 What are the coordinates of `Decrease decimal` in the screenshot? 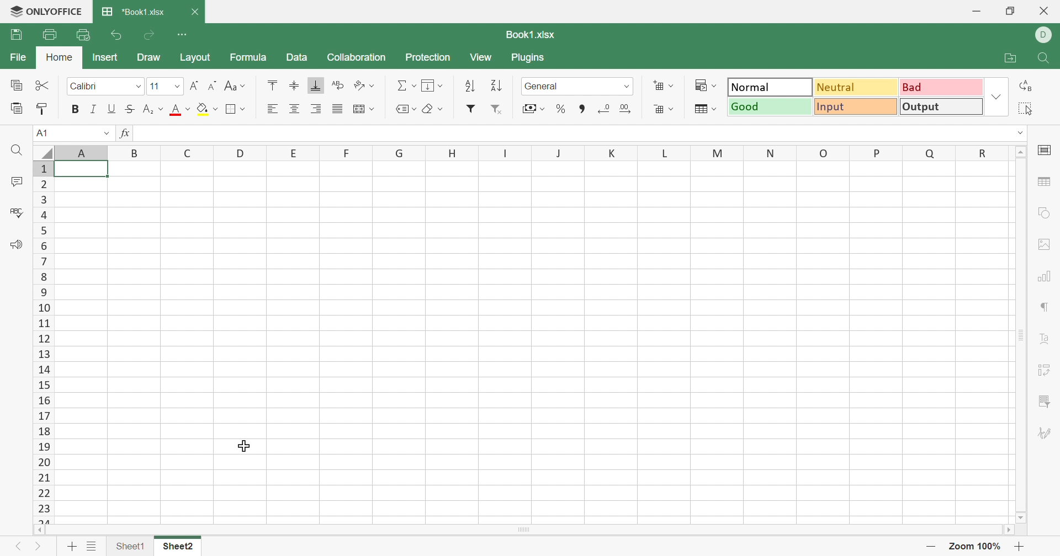 It's located at (602, 107).